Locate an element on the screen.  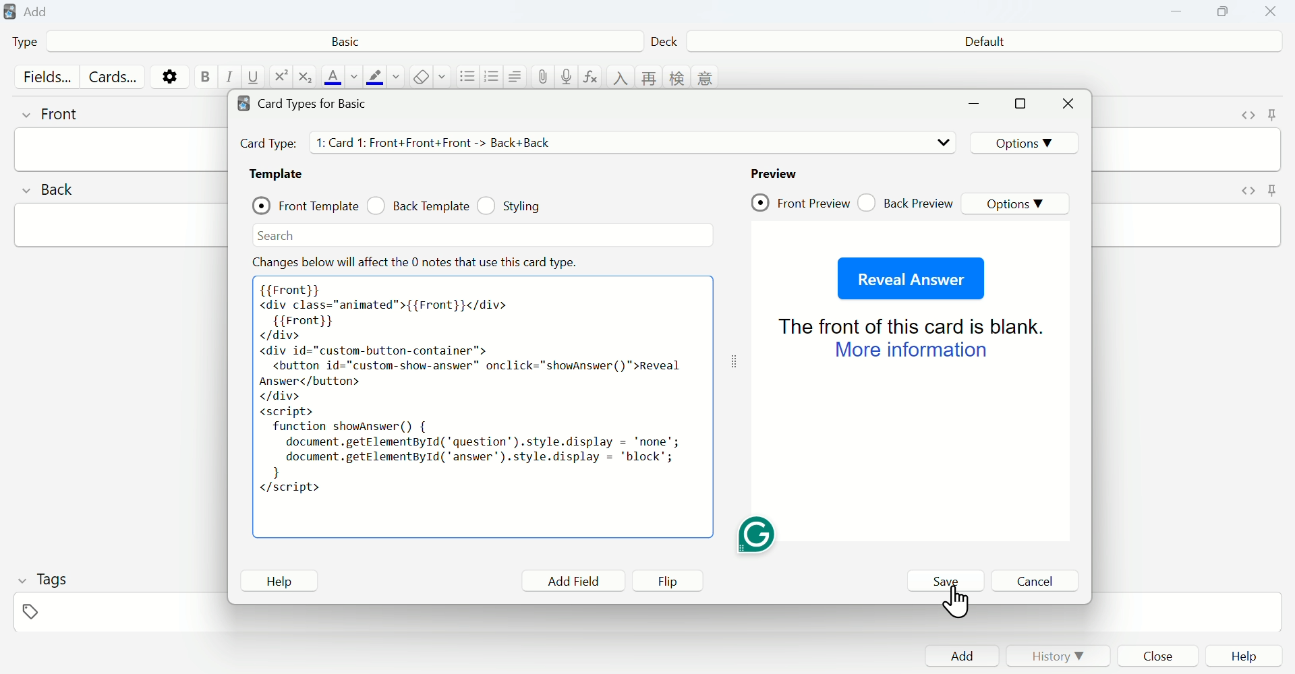
Template is located at coordinates (280, 175).